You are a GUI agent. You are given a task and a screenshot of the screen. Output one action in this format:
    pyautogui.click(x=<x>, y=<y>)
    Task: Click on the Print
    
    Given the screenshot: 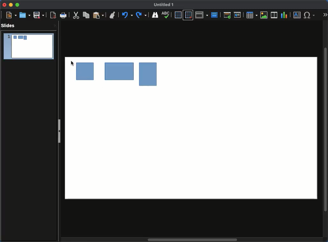 What is the action you would take?
    pyautogui.click(x=64, y=16)
    